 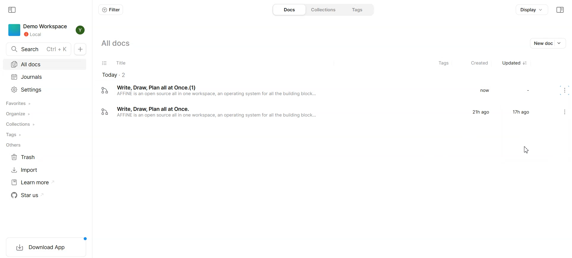 What do you see at coordinates (325, 10) in the screenshot?
I see `Collections` at bounding box center [325, 10].